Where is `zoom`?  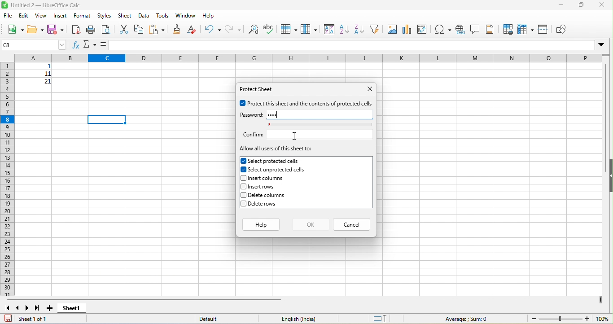
zoom is located at coordinates (570, 319).